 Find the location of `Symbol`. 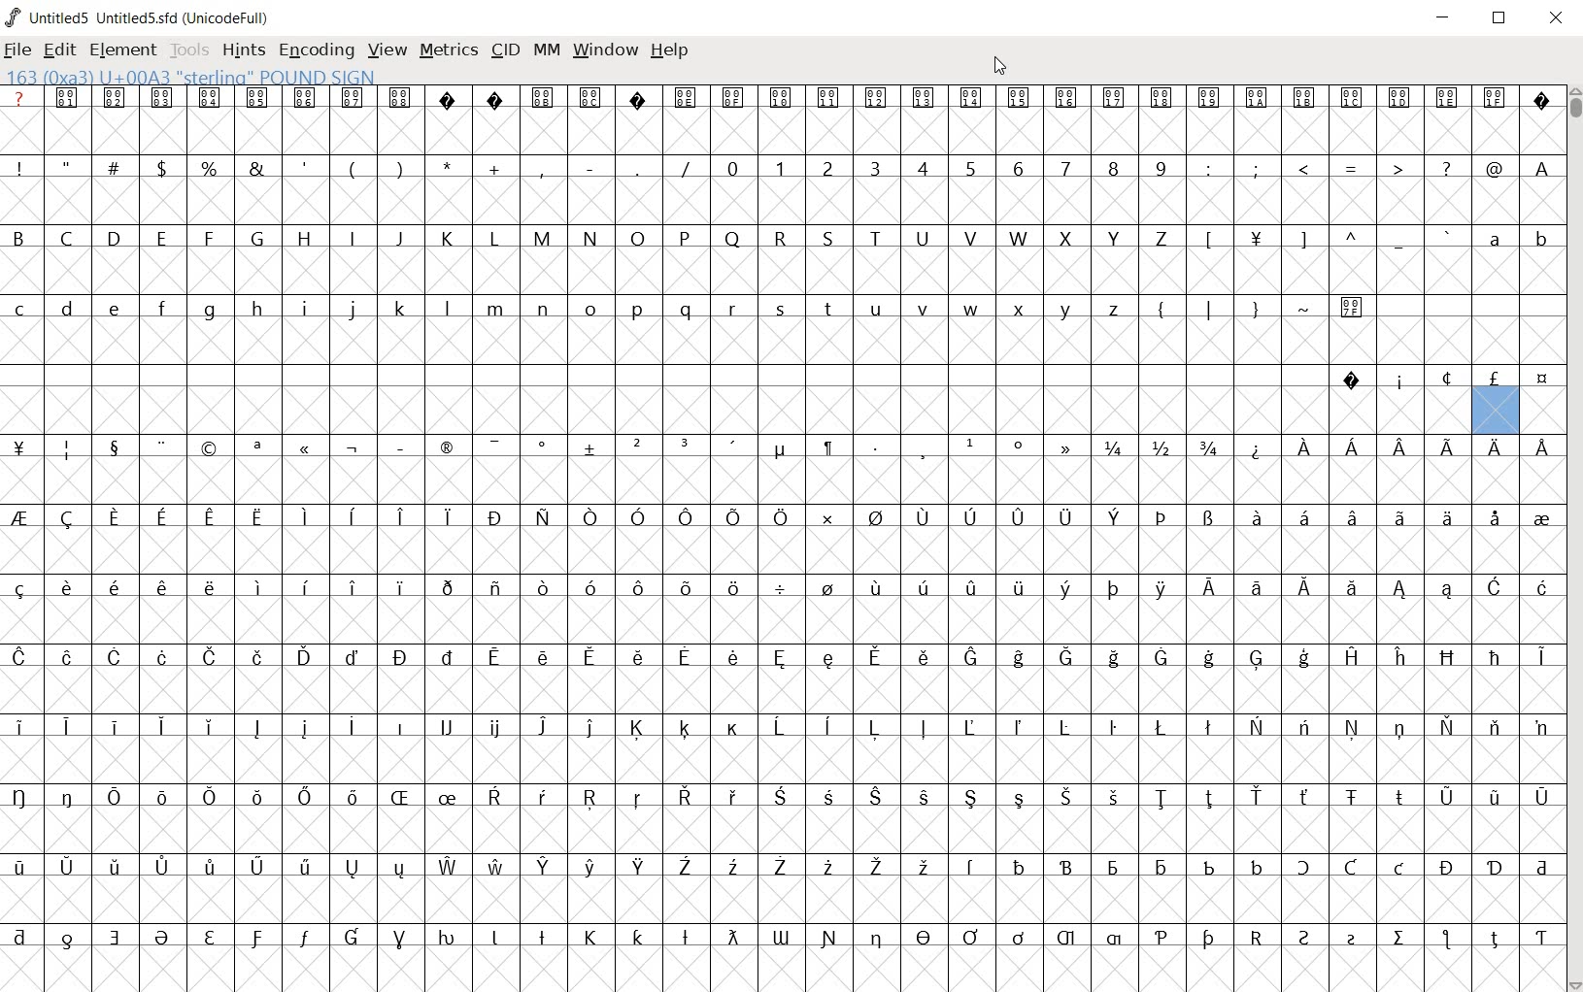

Symbol is located at coordinates (160, 446).